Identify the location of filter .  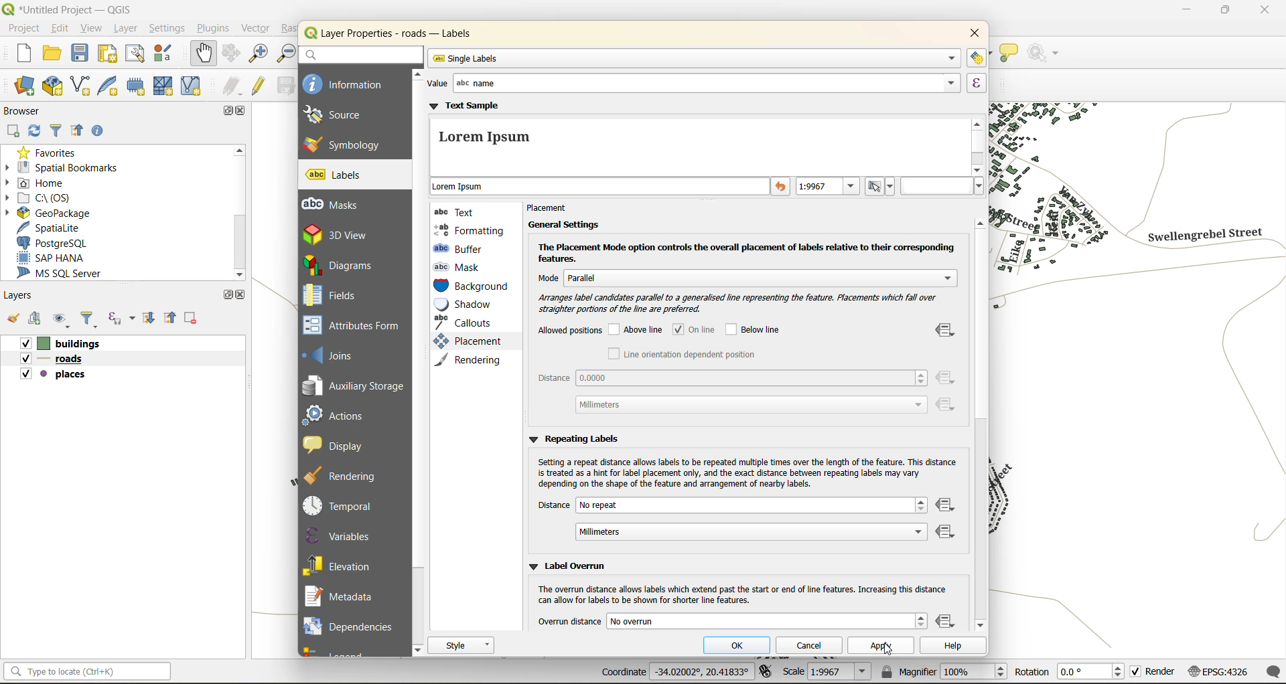
(90, 320).